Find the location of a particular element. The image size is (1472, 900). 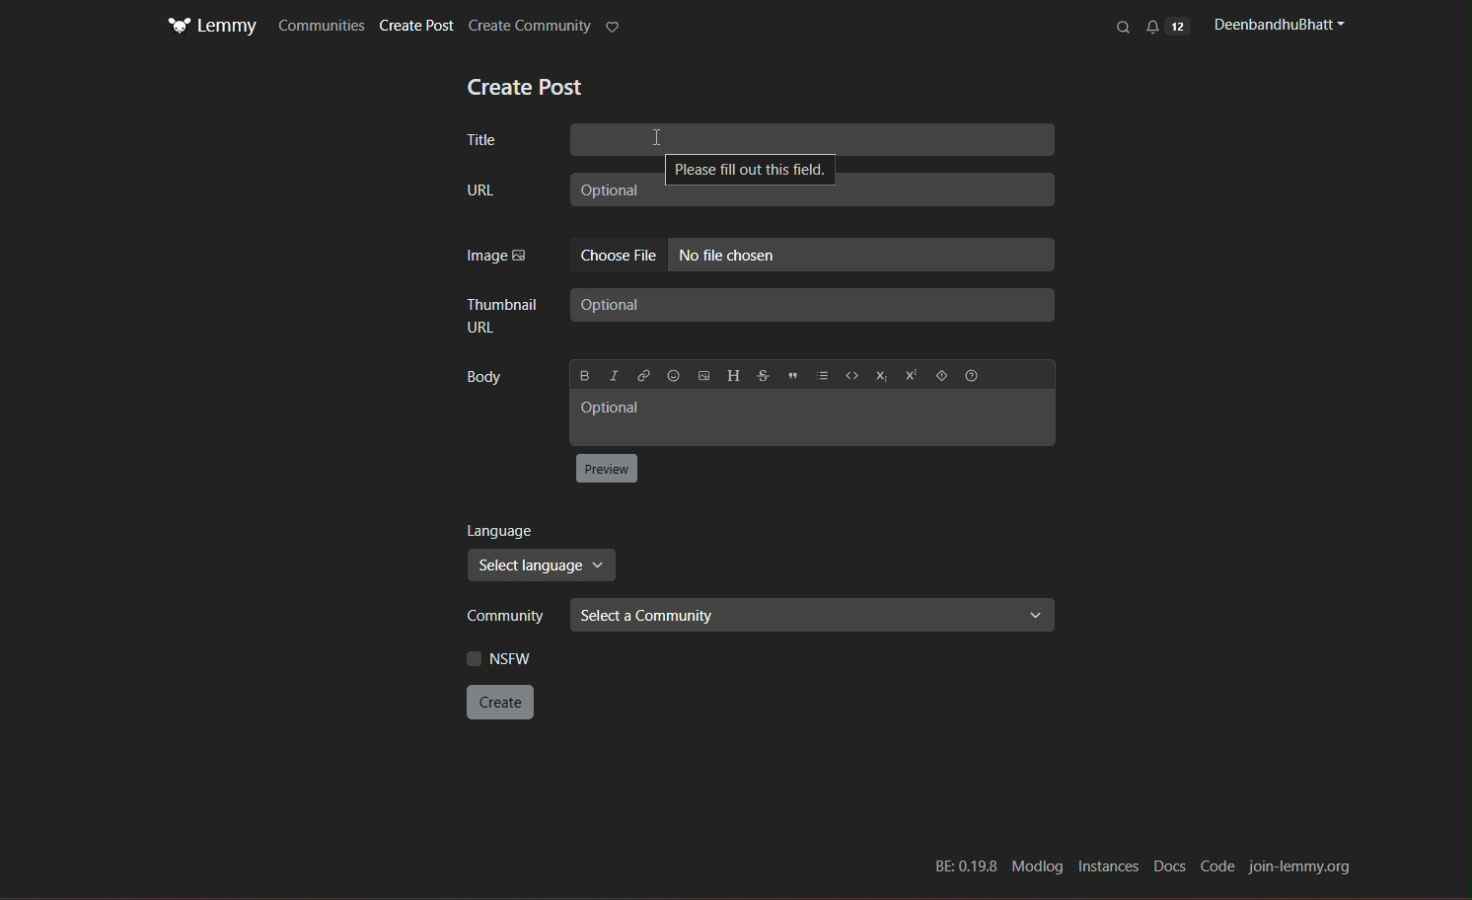

formatting help is located at coordinates (973, 374).